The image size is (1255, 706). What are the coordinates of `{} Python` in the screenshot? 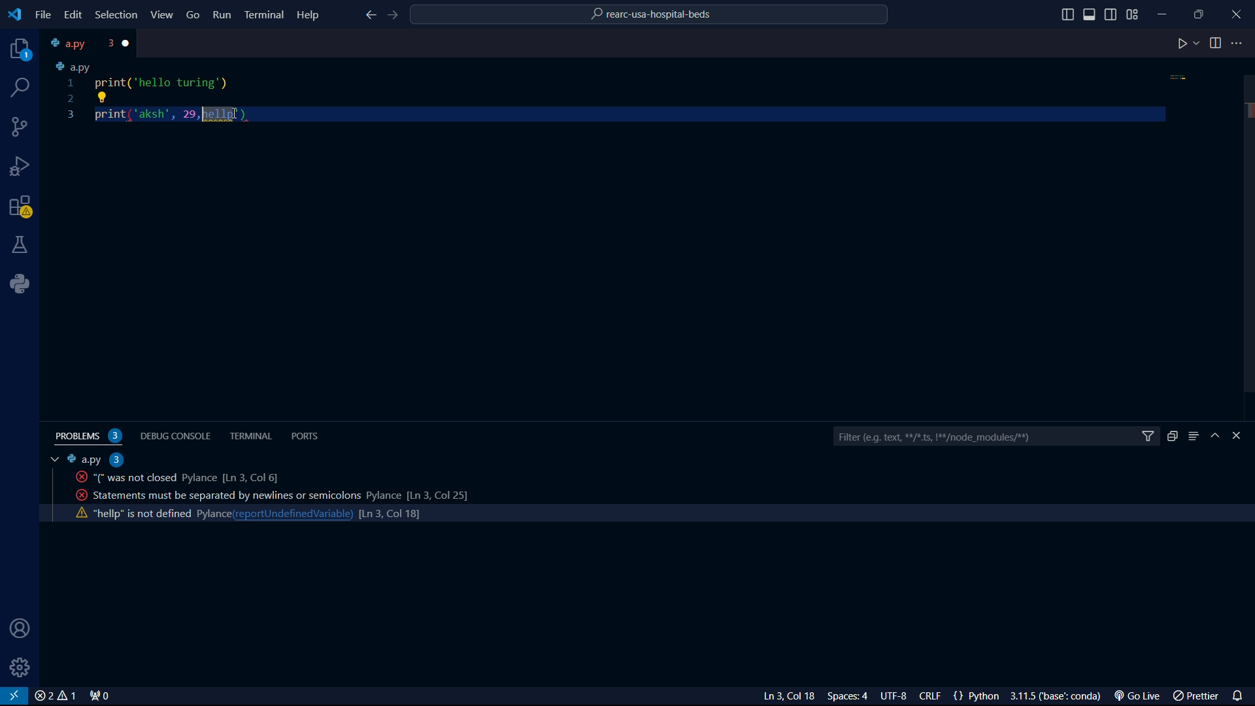 It's located at (979, 696).